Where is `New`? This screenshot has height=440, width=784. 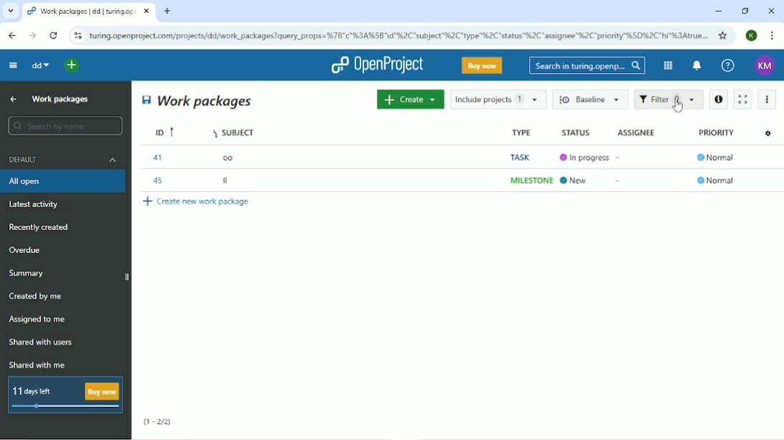 New is located at coordinates (578, 181).